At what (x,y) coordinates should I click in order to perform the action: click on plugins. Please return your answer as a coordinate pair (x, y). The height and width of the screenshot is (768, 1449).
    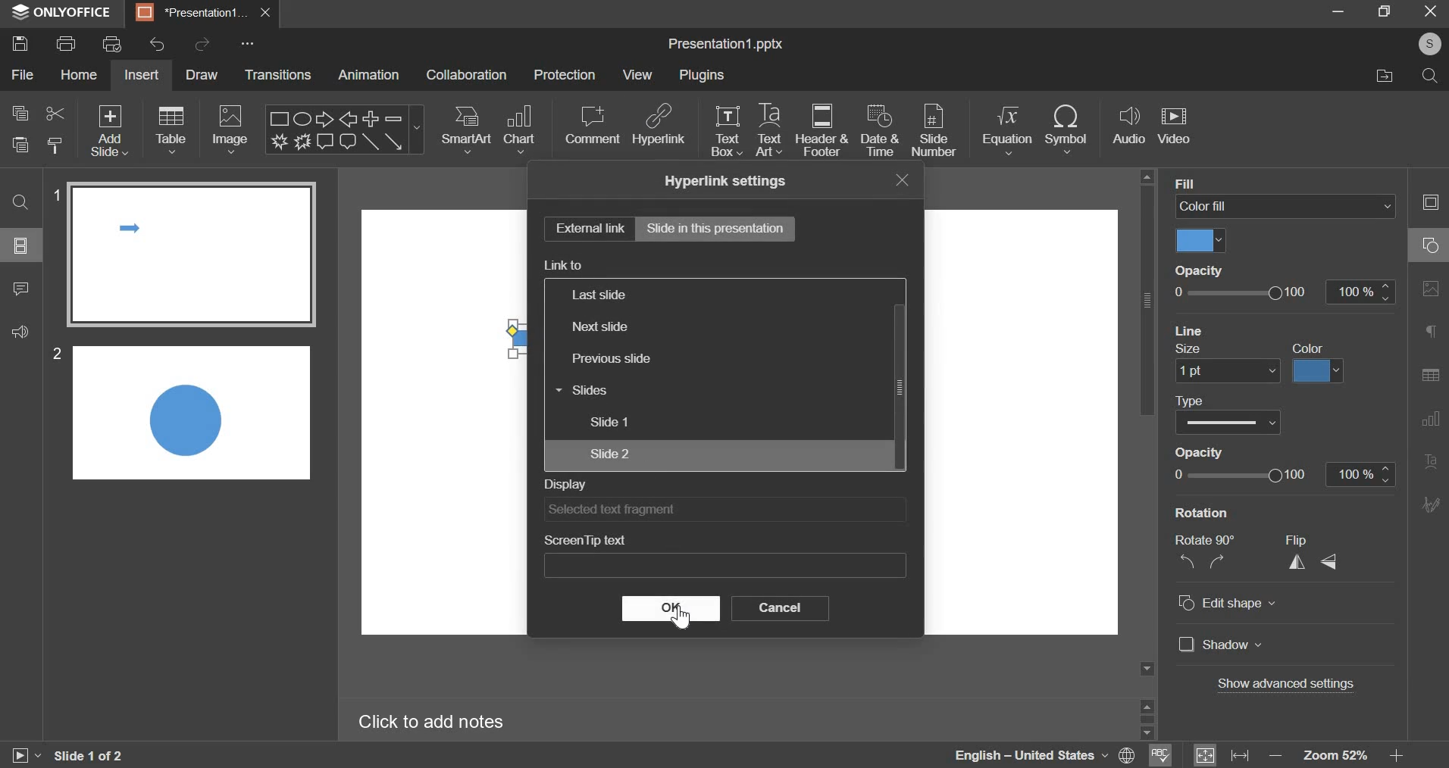
    Looking at the image, I should click on (703, 75).